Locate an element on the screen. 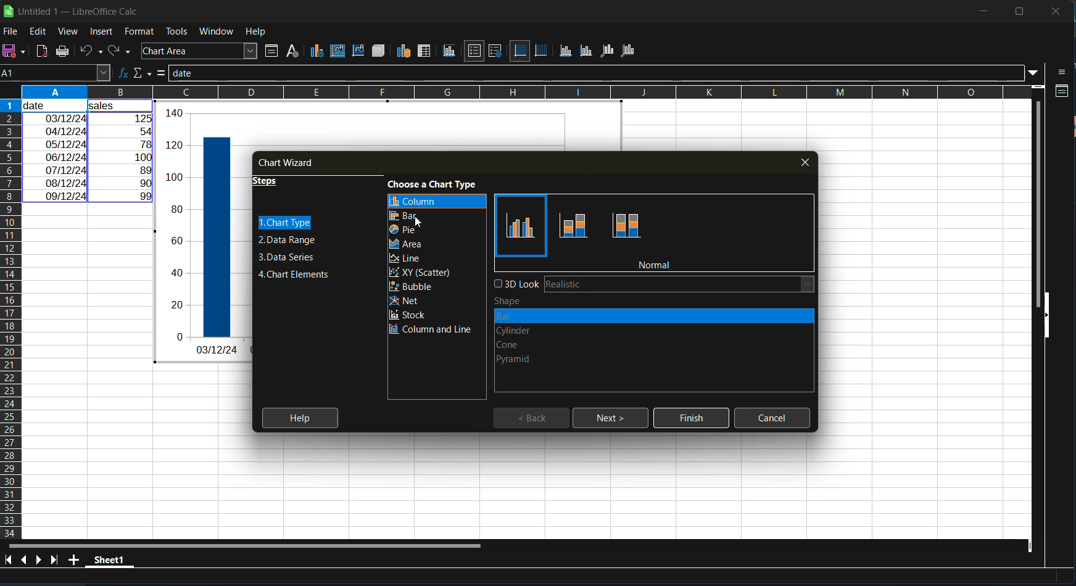 The height and width of the screenshot is (586, 1076). next is located at coordinates (607, 418).